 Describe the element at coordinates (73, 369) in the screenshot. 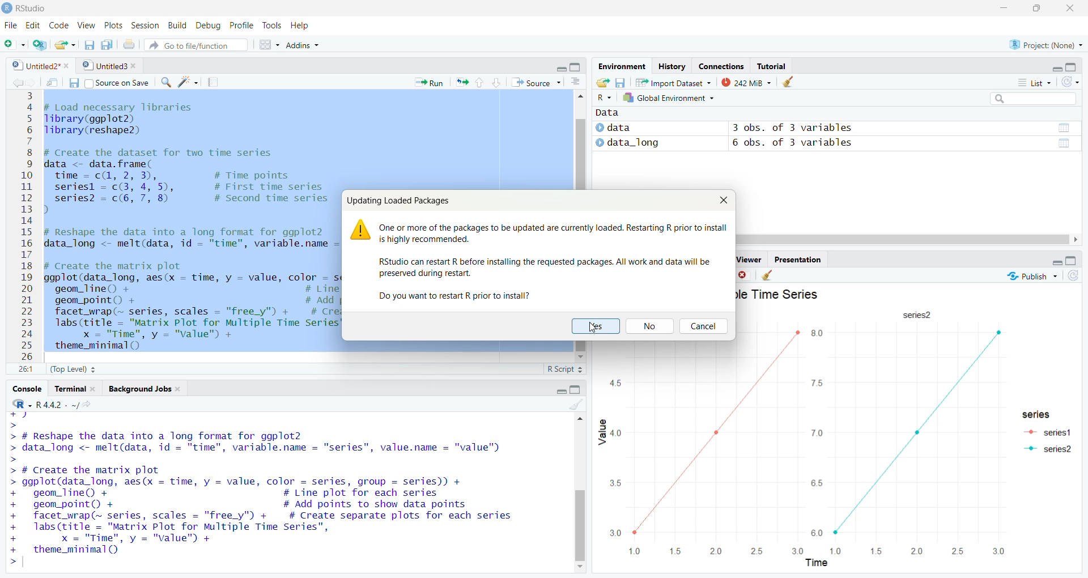

I see `(Top Level) 3` at that location.